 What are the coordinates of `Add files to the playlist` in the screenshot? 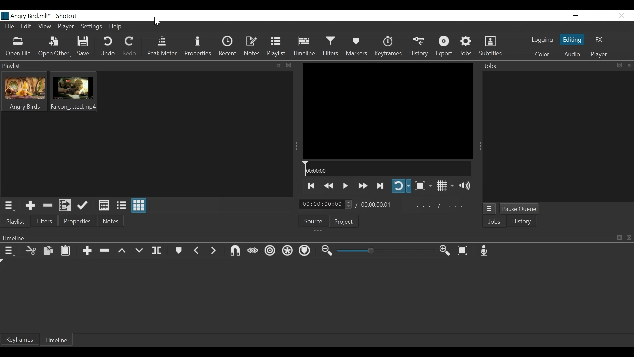 It's located at (65, 205).